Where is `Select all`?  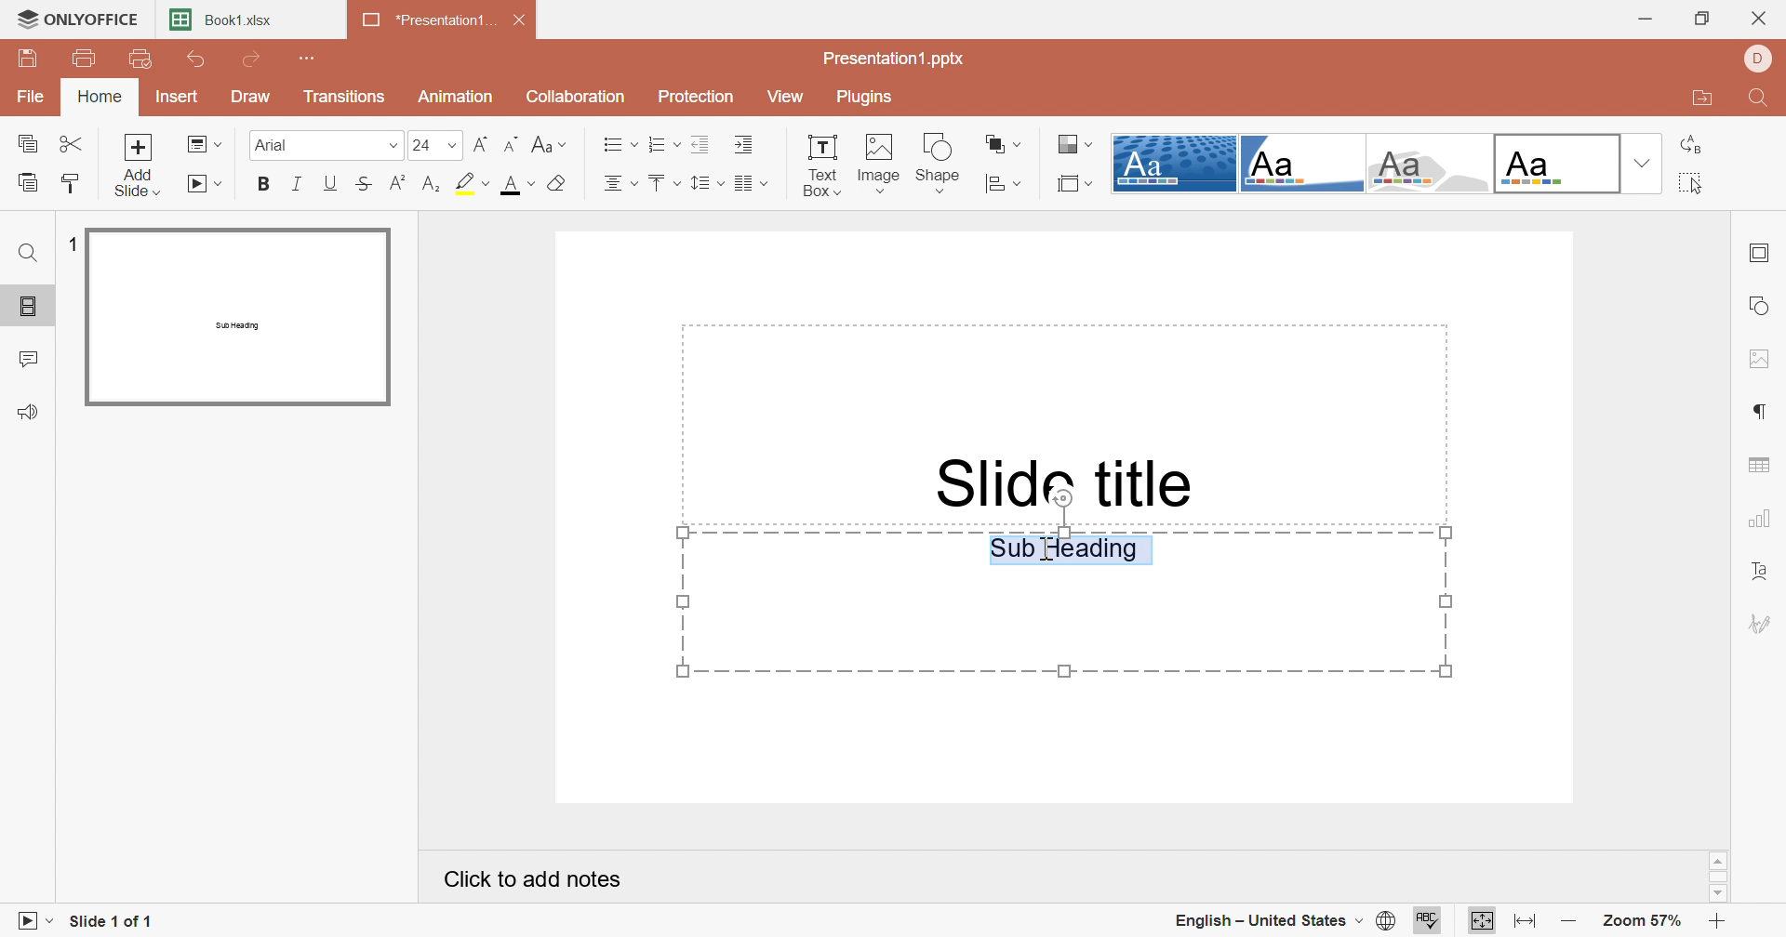 Select all is located at coordinates (1690, 184).